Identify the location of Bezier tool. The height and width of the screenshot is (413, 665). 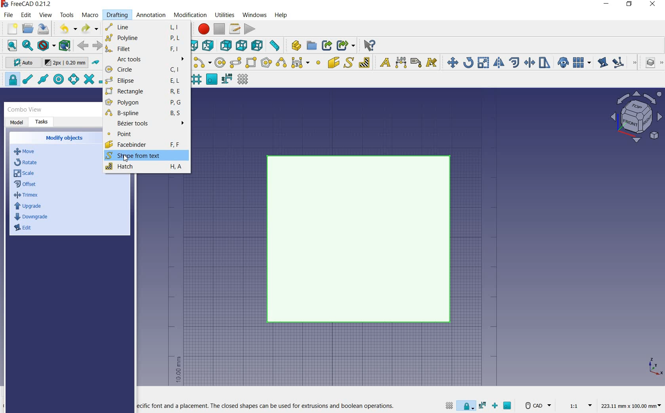
(300, 64).